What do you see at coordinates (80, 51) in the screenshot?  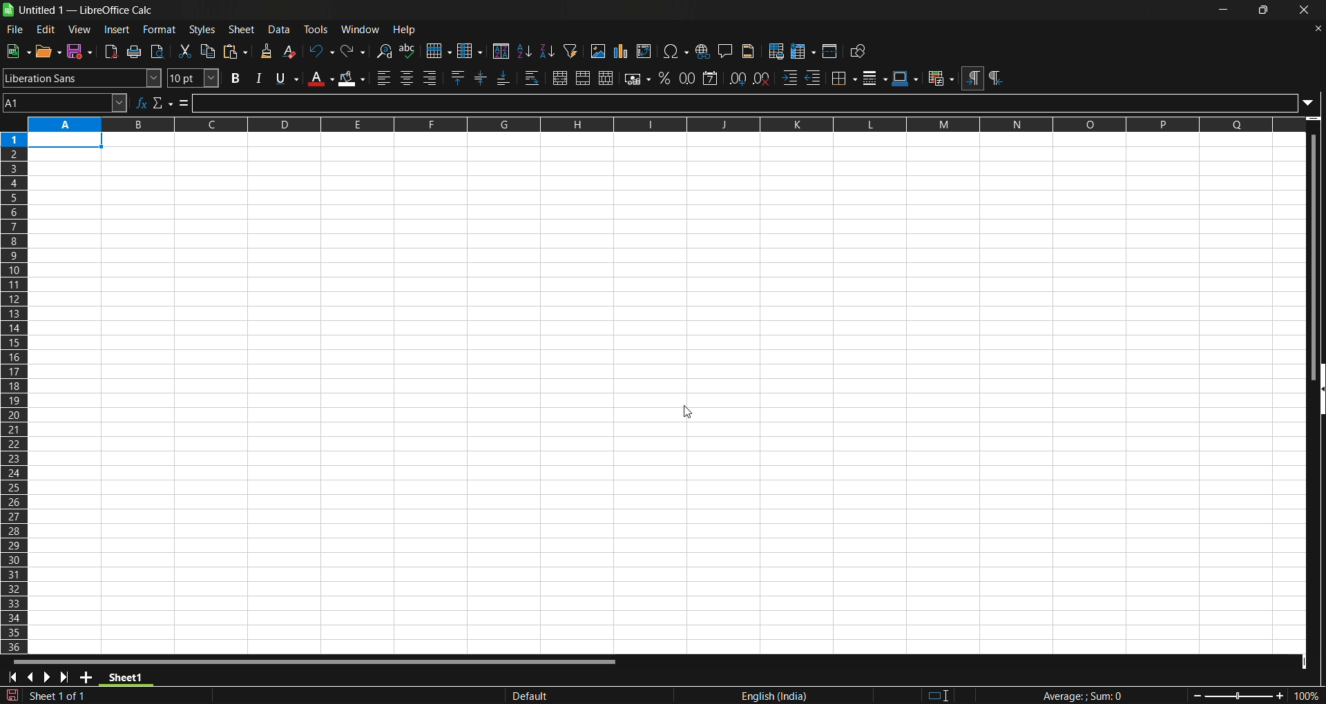 I see `save` at bounding box center [80, 51].